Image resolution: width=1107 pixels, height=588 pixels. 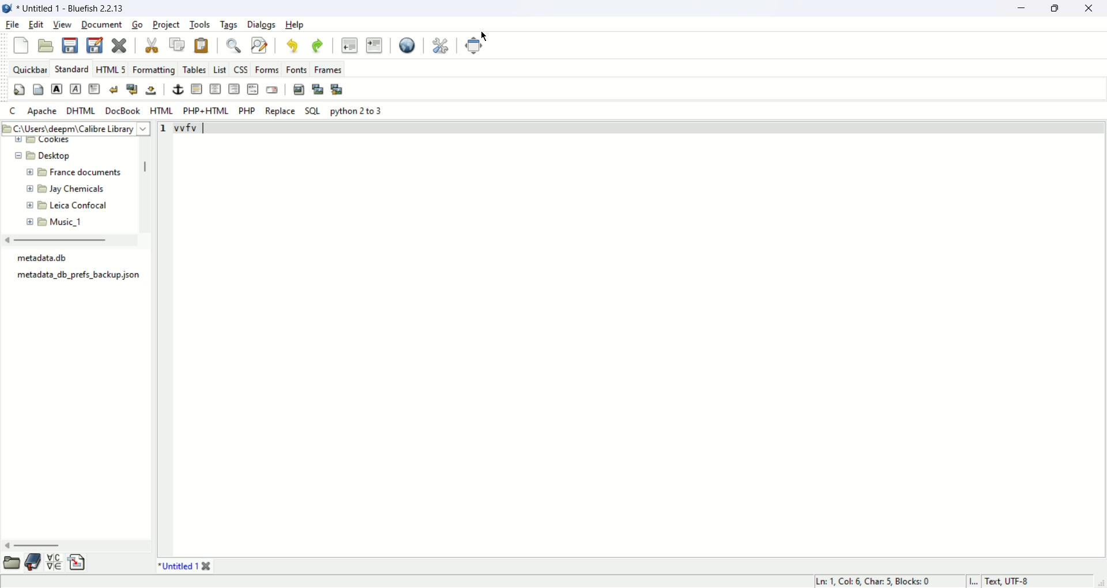 What do you see at coordinates (215, 89) in the screenshot?
I see `center` at bounding box center [215, 89].